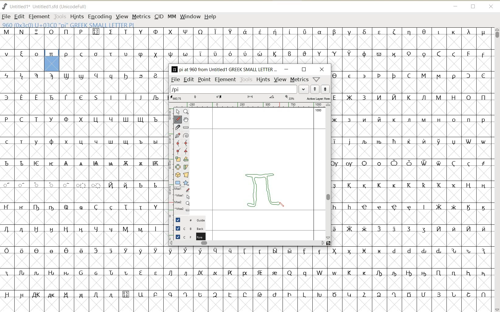 Image resolution: width=500 pixels, height=312 pixels. I want to click on measure a distance, angle between points, so click(186, 127).